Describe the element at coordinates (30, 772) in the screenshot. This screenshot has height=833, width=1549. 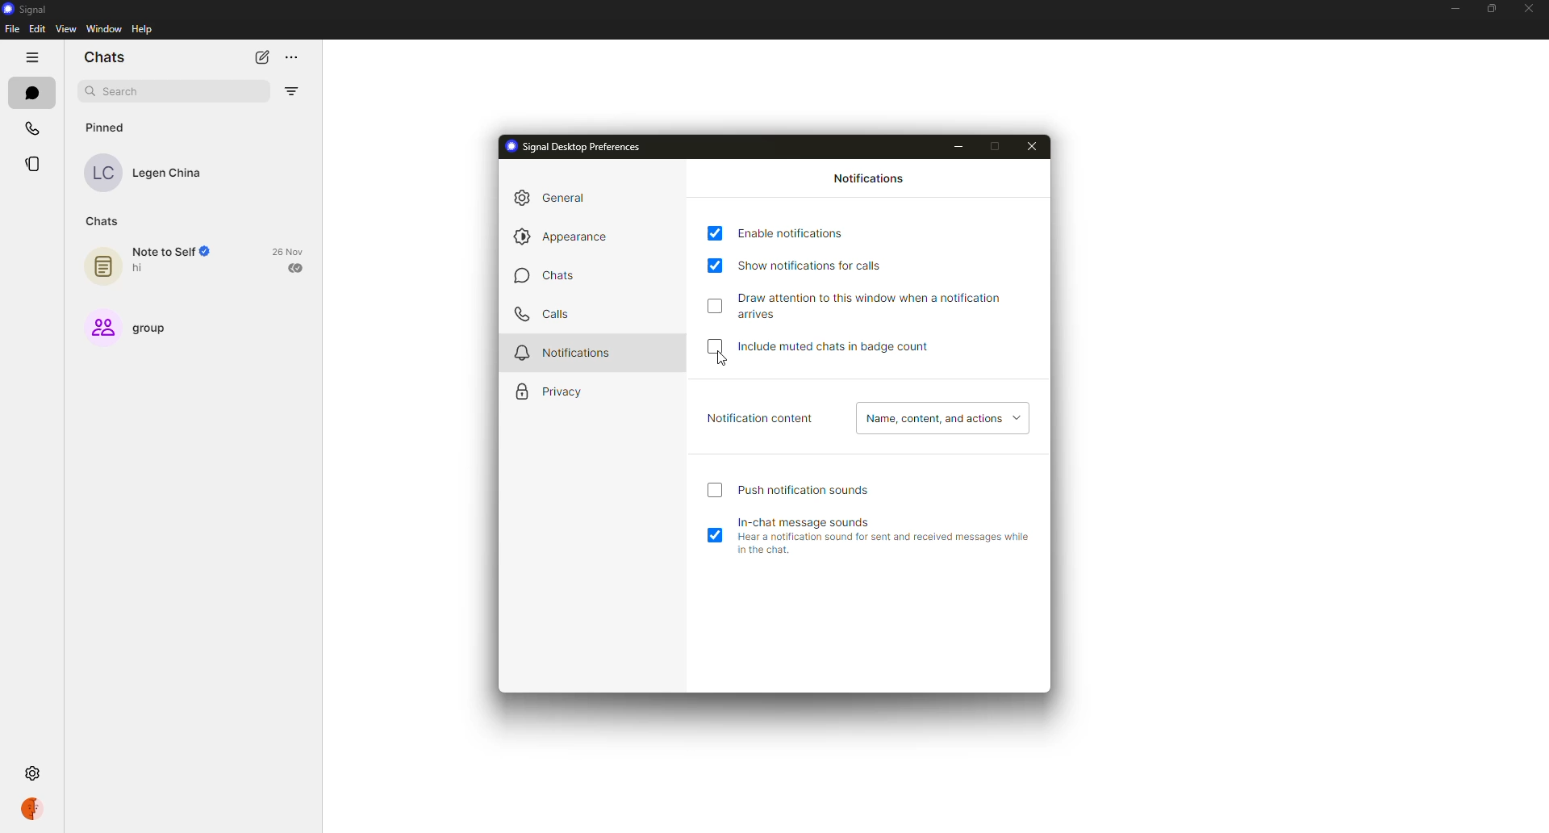
I see `settings` at that location.